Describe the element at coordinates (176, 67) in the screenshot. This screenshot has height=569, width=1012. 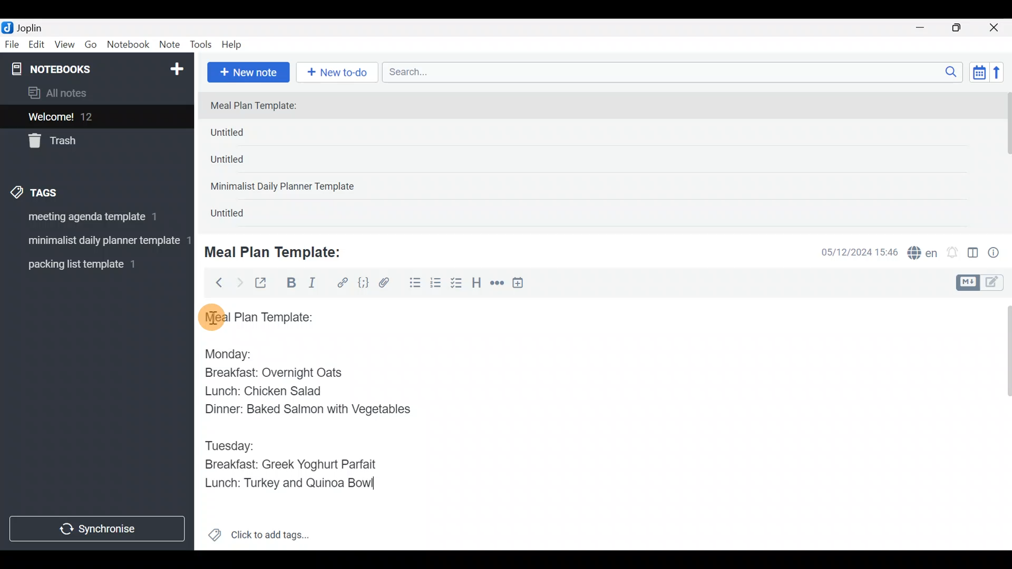
I see `New` at that location.